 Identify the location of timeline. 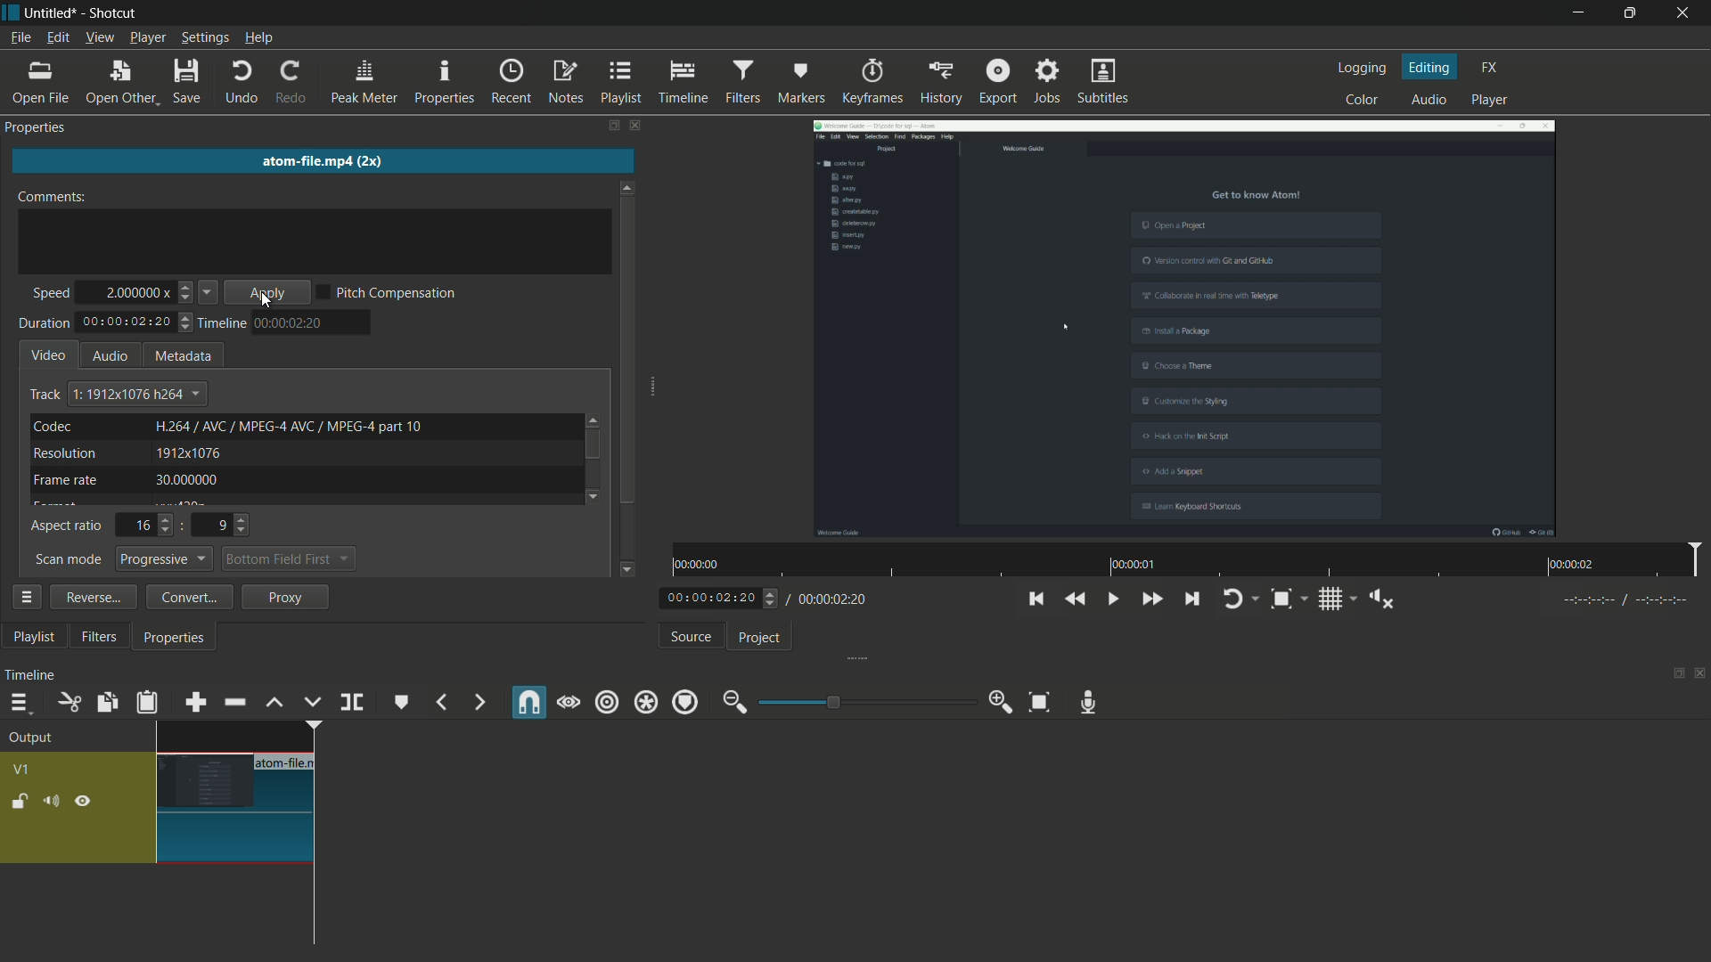
(681, 82).